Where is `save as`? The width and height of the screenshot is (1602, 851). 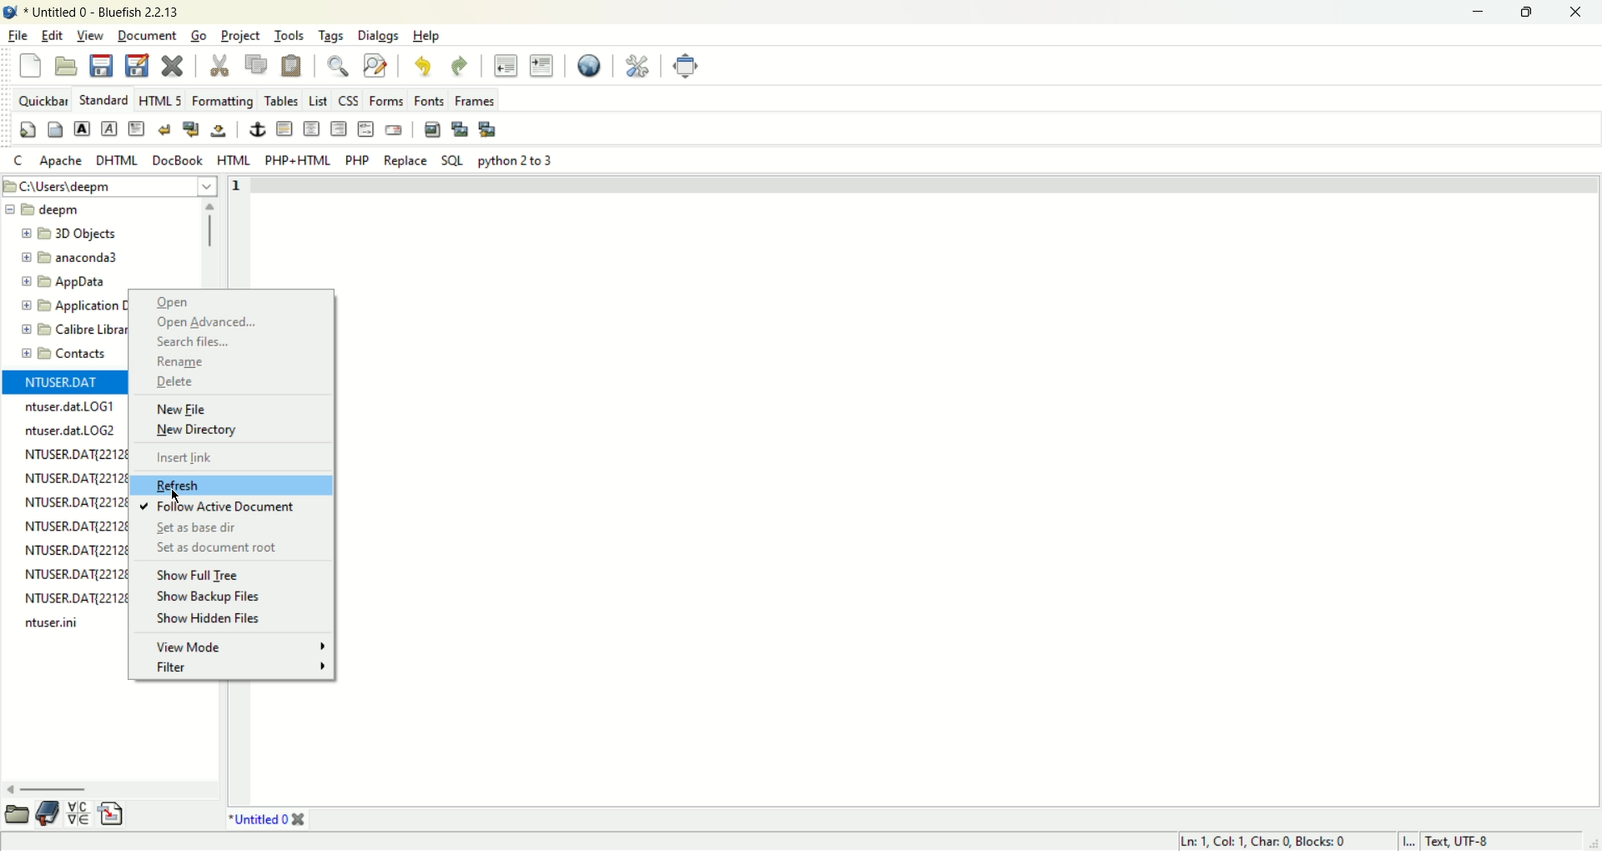 save as is located at coordinates (137, 63).